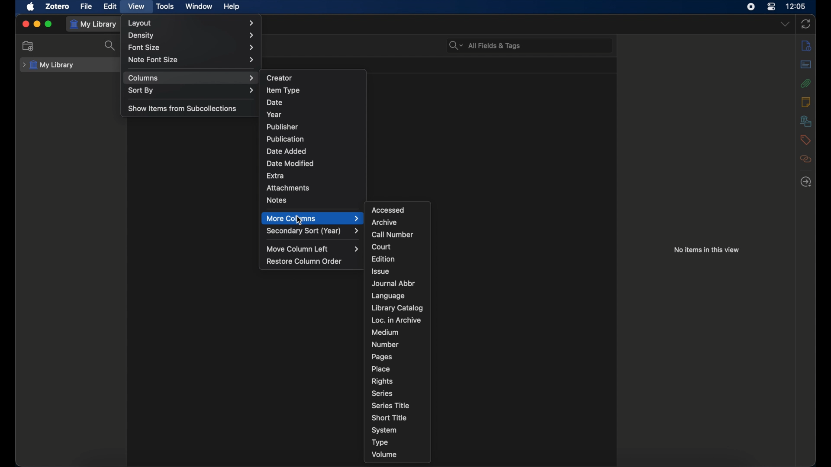  I want to click on locate, so click(805, 182).